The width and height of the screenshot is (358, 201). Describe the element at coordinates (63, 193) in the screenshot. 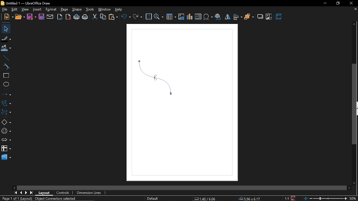

I see `controls` at that location.